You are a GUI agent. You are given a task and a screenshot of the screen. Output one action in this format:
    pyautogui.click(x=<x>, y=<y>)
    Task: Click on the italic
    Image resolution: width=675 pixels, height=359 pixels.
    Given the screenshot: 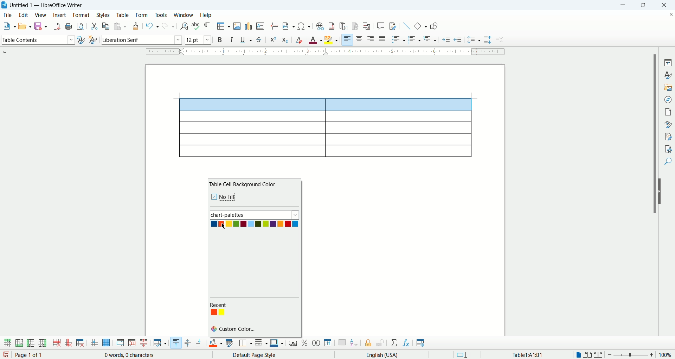 What is the action you would take?
    pyautogui.click(x=233, y=39)
    